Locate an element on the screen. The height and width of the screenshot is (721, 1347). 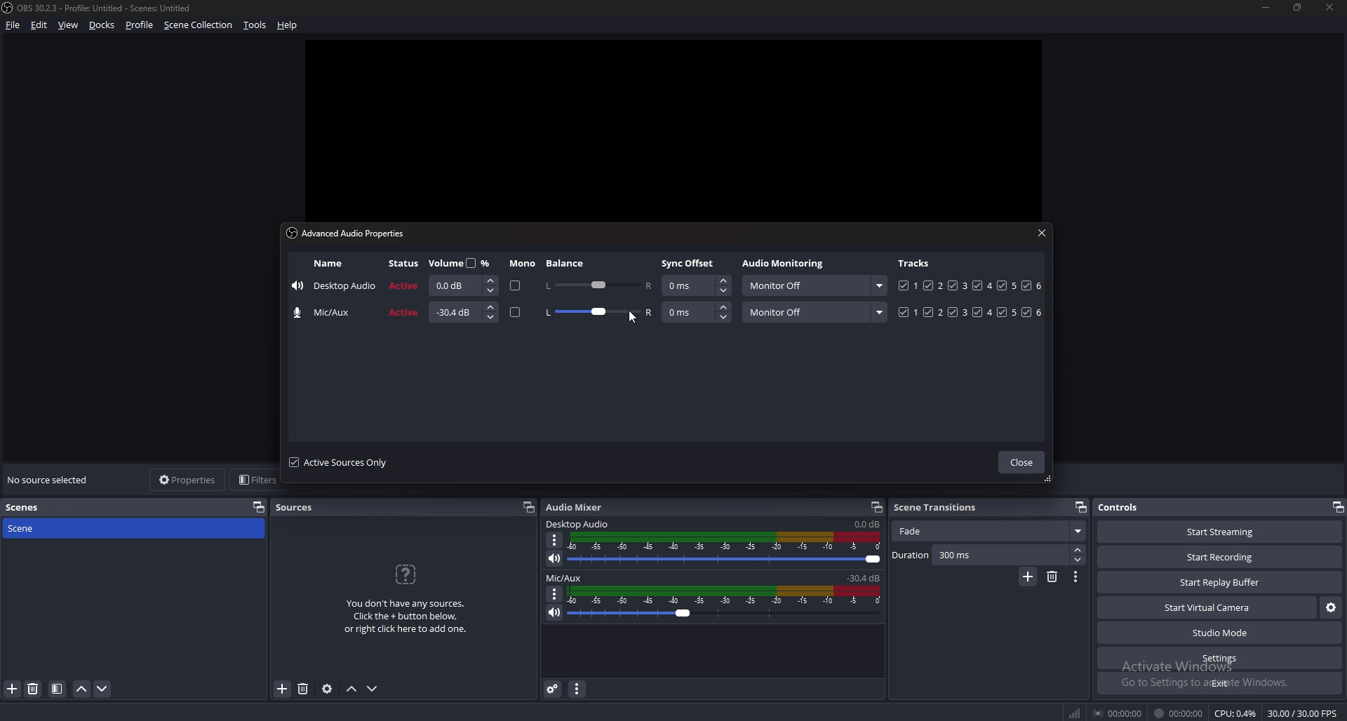
filters is located at coordinates (257, 480).